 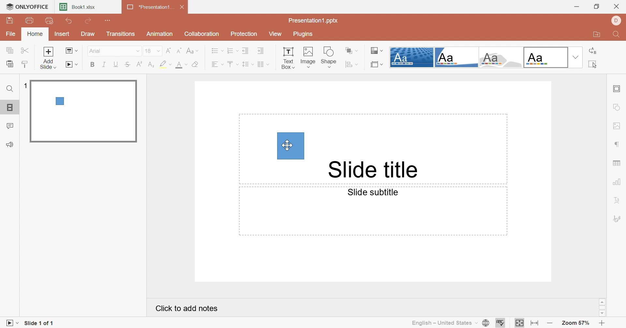 What do you see at coordinates (352, 65) in the screenshot?
I see `Align shape` at bounding box center [352, 65].